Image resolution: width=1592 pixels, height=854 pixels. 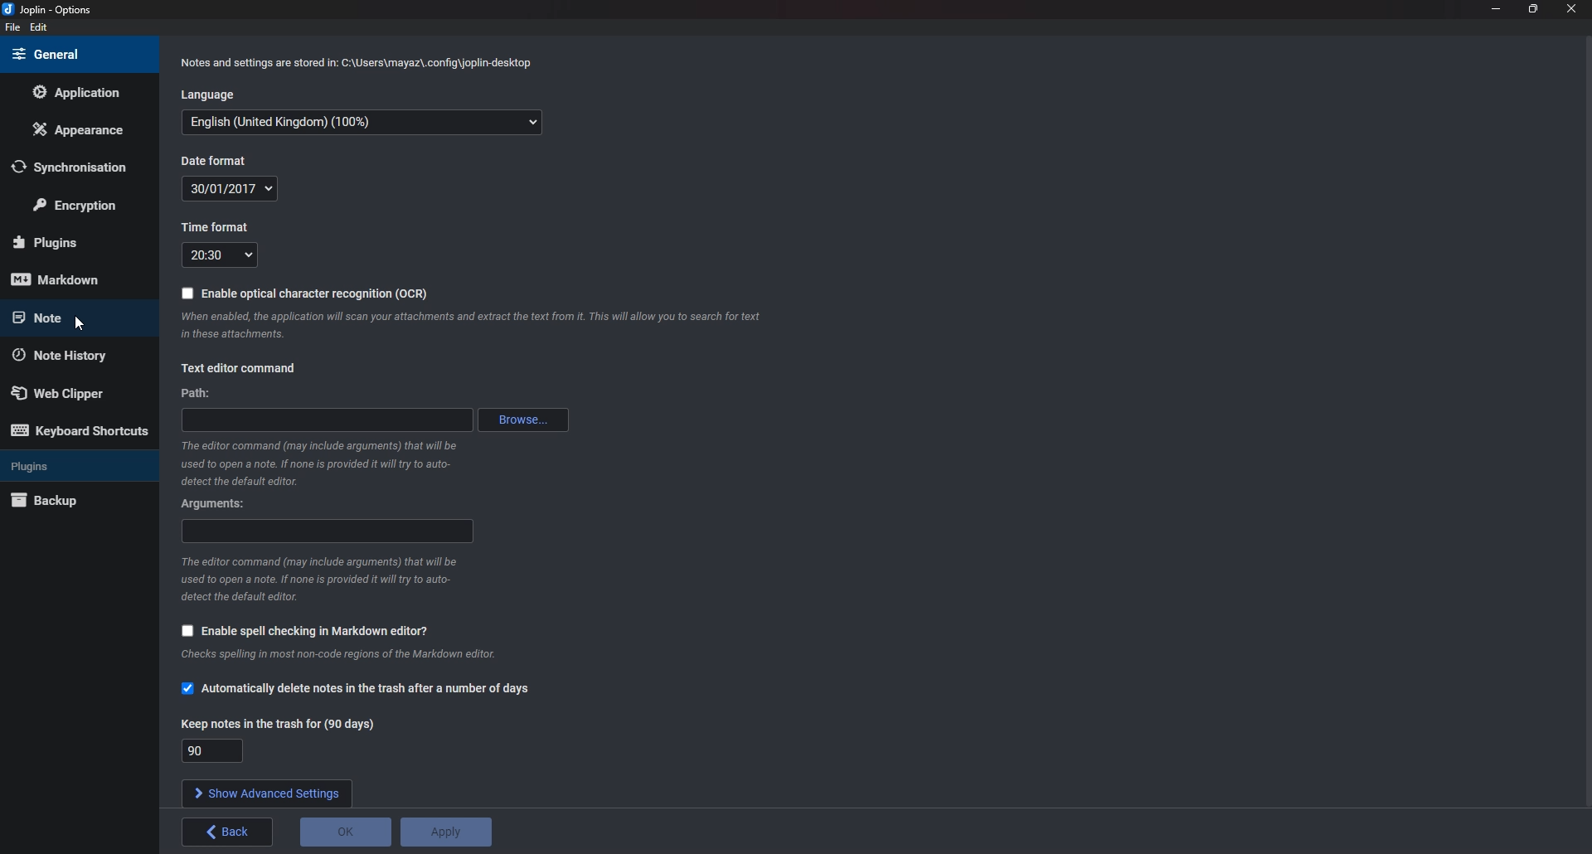 What do you see at coordinates (360, 63) in the screenshot?
I see `Info` at bounding box center [360, 63].